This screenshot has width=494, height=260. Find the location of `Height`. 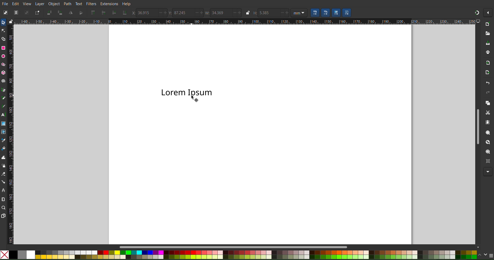

Height is located at coordinates (270, 12).